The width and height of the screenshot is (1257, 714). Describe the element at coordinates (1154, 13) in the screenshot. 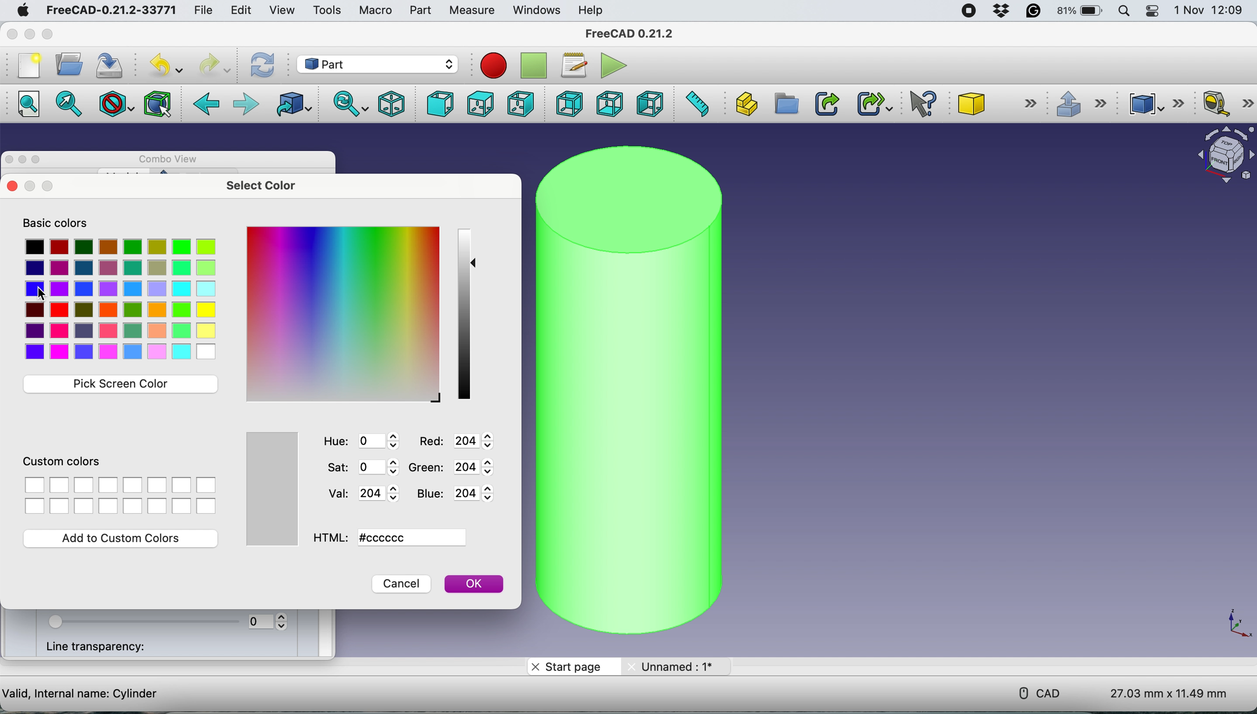

I see `control center` at that location.